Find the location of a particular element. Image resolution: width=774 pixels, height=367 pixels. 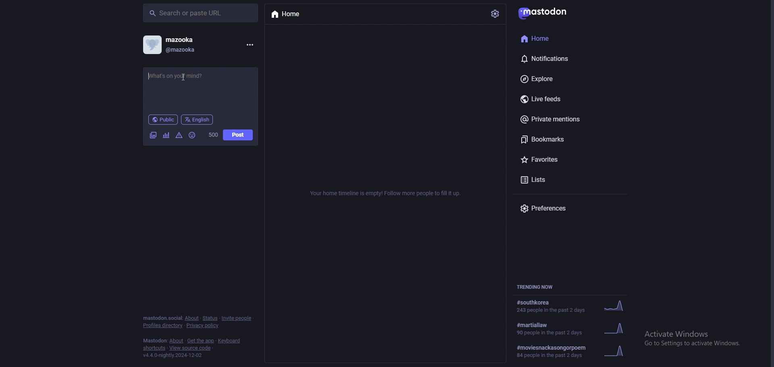

Cursor is located at coordinates (184, 77).